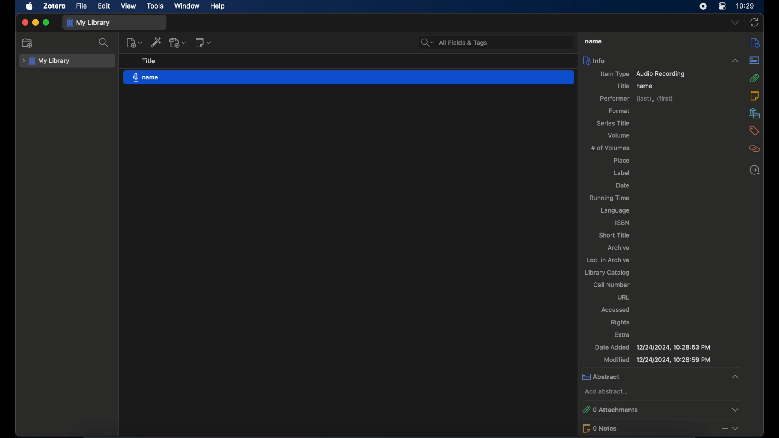  What do you see at coordinates (623, 335) in the screenshot?
I see `extra` at bounding box center [623, 335].